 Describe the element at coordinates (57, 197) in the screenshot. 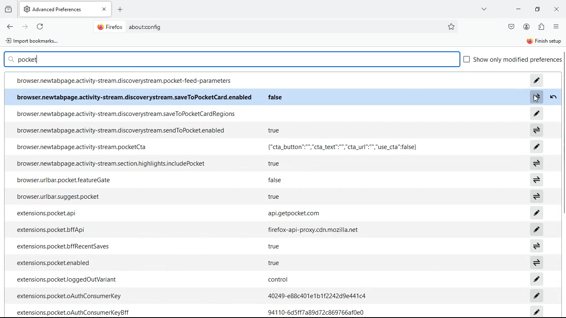

I see `browser.urlbar.suggest.pocket` at that location.